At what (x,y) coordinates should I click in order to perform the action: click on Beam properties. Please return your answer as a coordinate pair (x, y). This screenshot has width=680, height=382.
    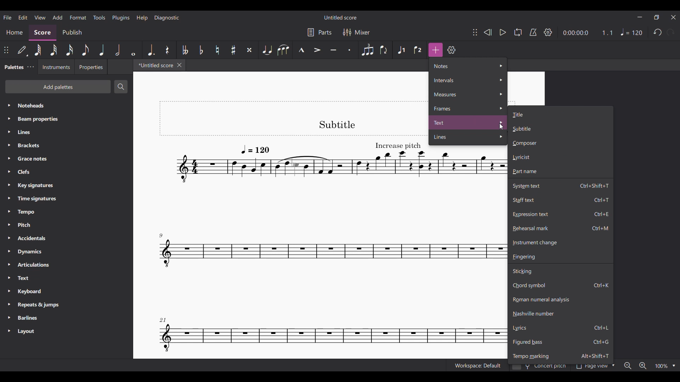
    Looking at the image, I should click on (66, 119).